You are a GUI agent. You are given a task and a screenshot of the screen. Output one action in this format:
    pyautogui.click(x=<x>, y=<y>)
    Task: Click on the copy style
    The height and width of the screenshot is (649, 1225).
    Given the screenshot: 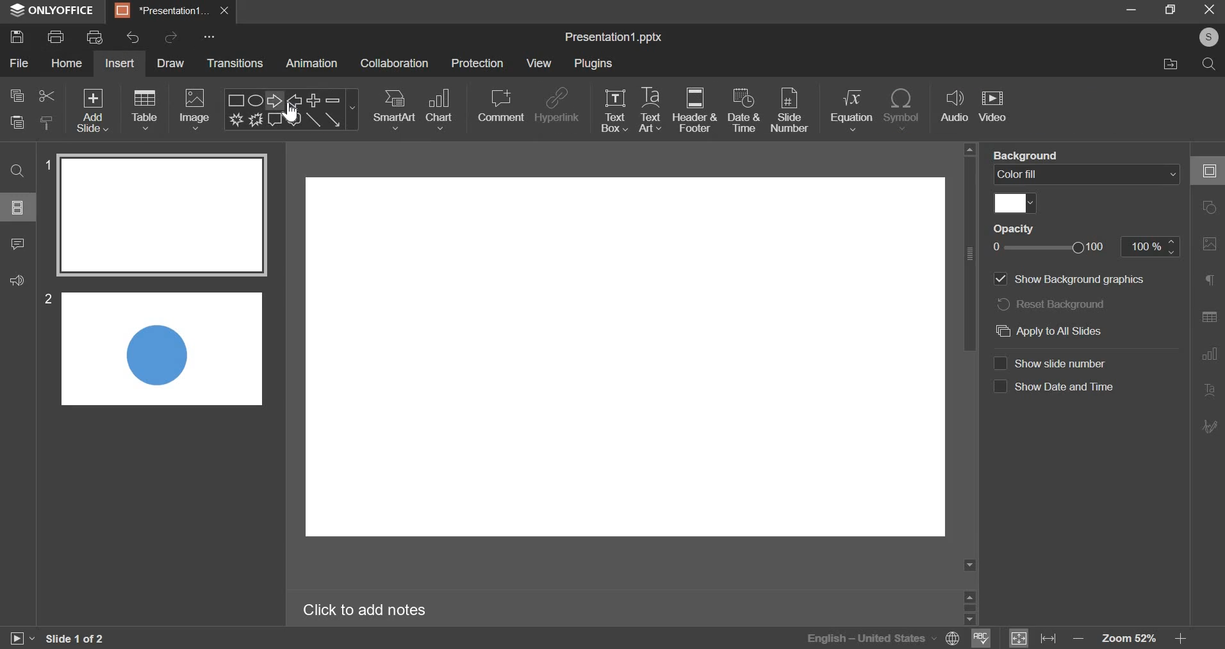 What is the action you would take?
    pyautogui.click(x=47, y=122)
    